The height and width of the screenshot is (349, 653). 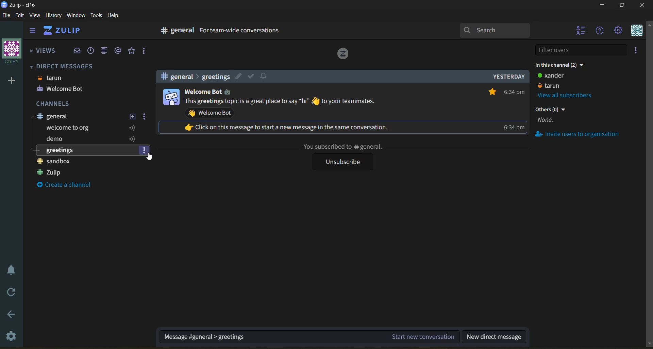 I want to click on welcome bot, so click(x=211, y=114).